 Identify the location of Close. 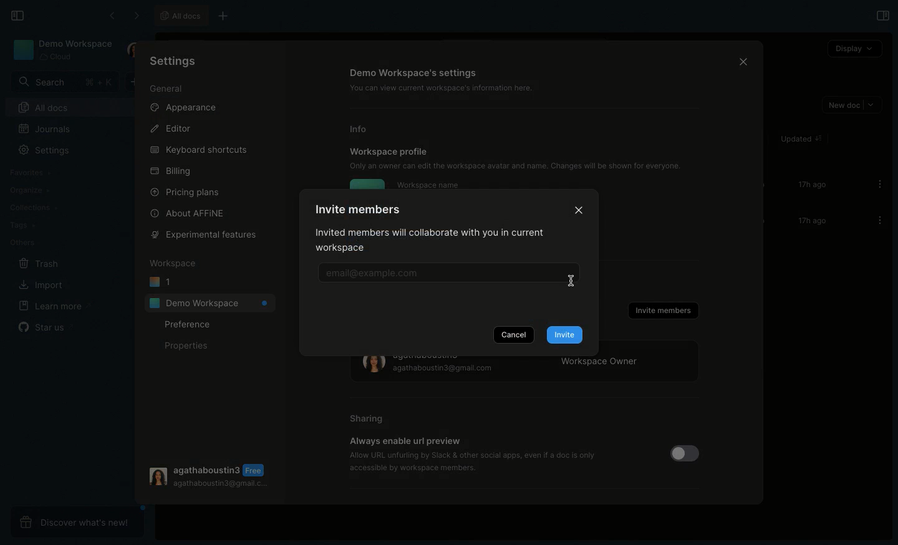
(579, 208).